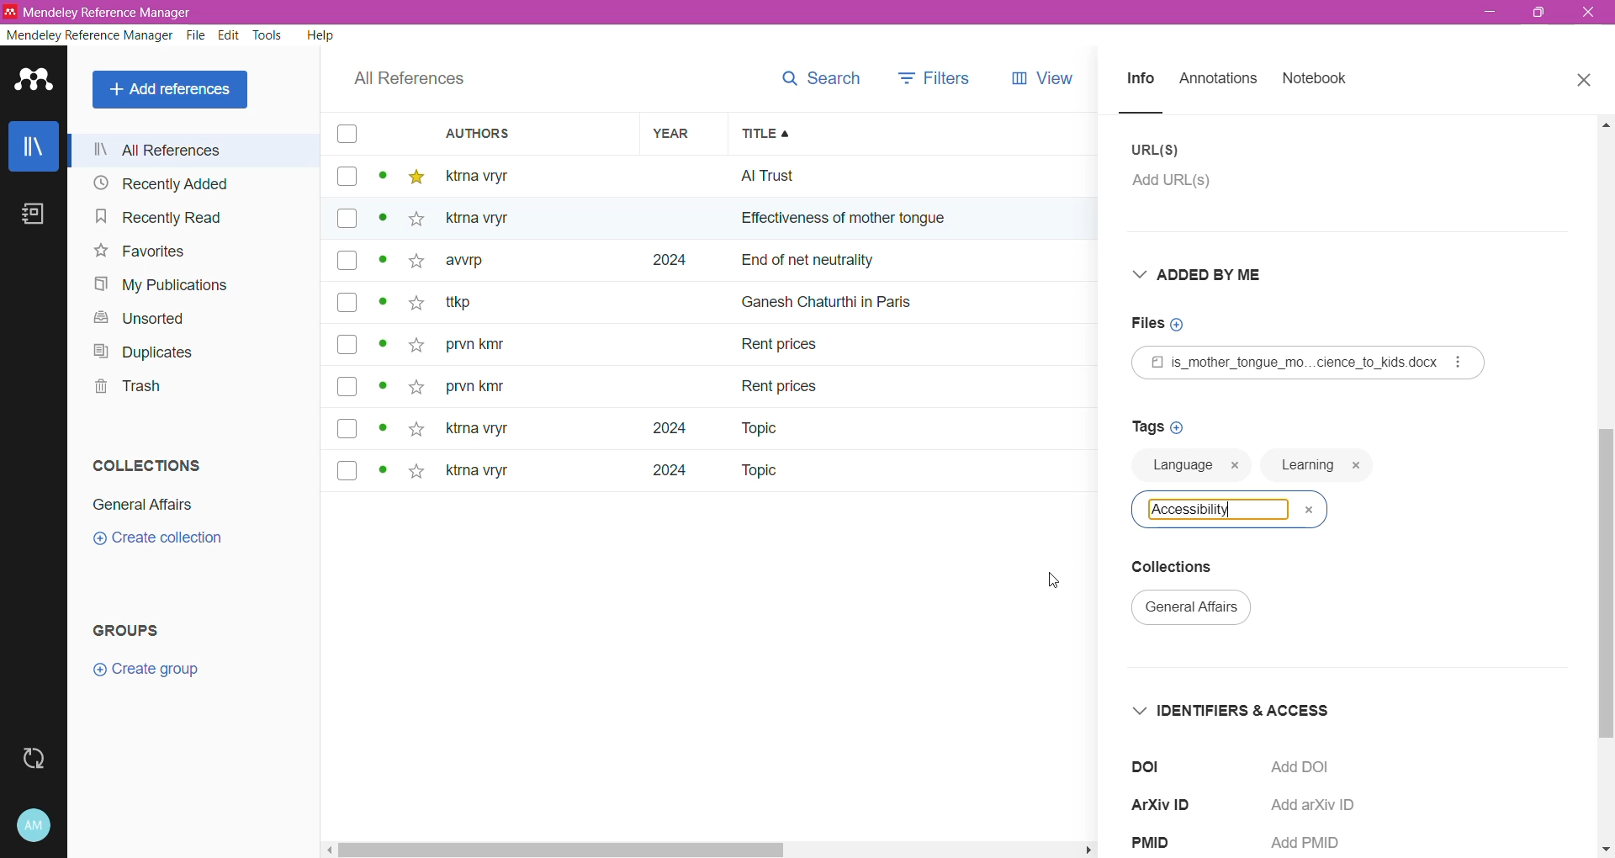 The width and height of the screenshot is (1615, 858). Describe the element at coordinates (1313, 768) in the screenshot. I see `Click to Add DOI` at that location.